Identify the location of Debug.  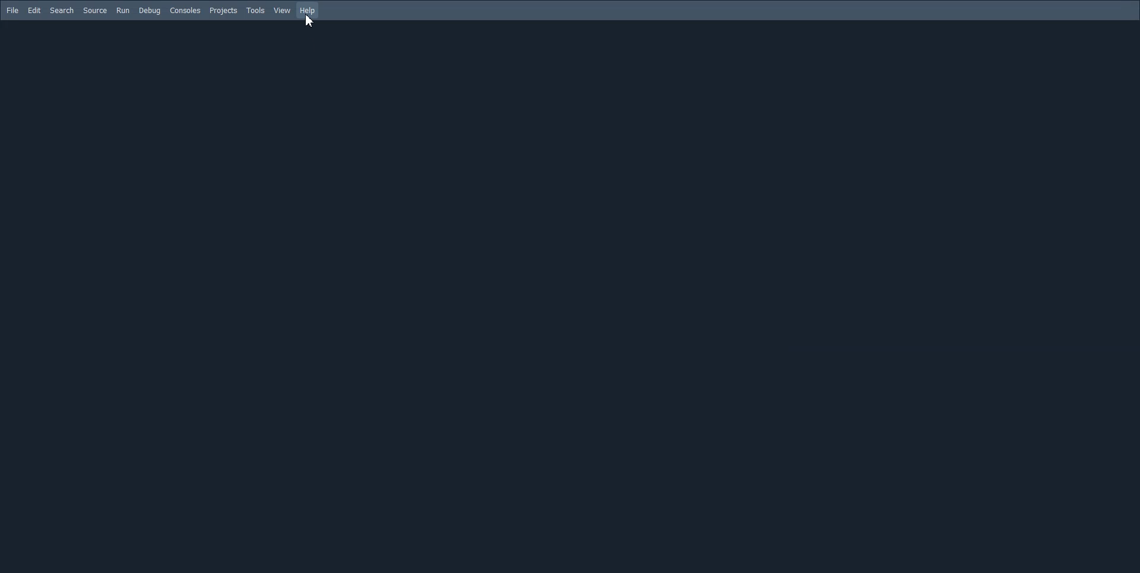
(150, 11).